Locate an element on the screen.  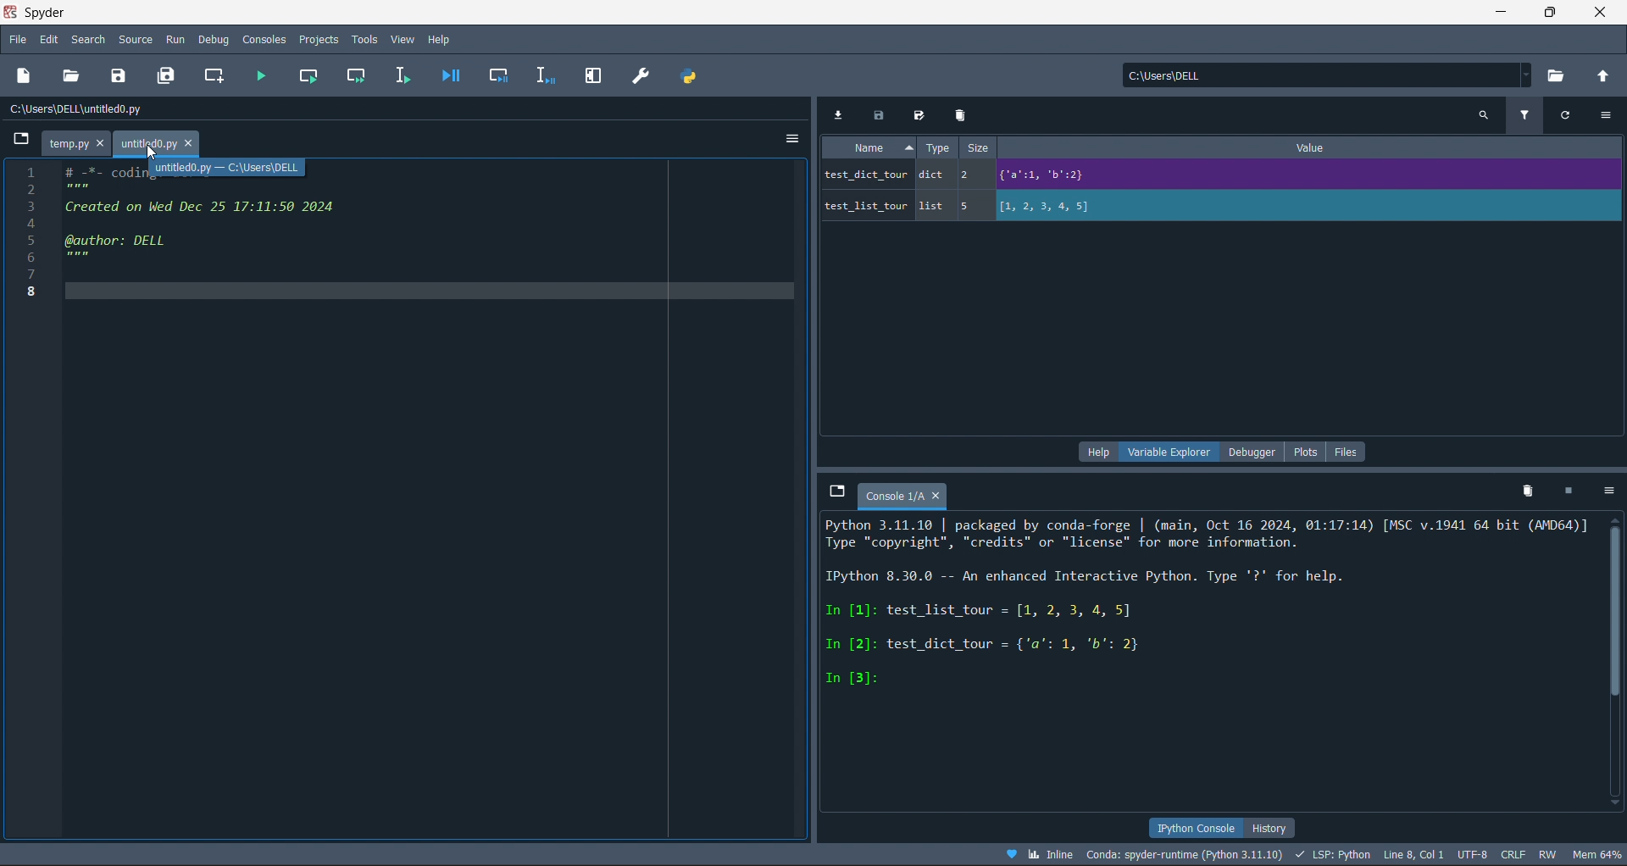
CRLF is located at coordinates (1511, 856).